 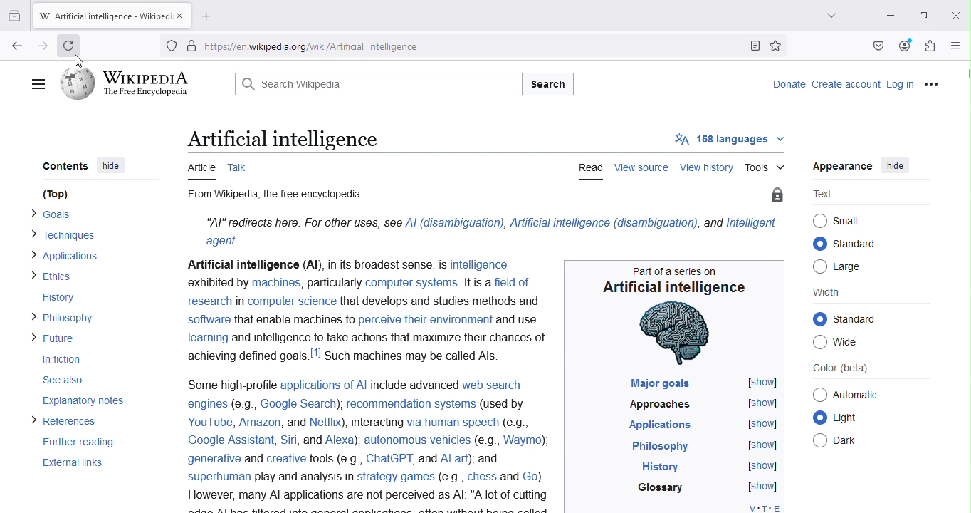 What do you see at coordinates (683, 333) in the screenshot?
I see `human brain` at bounding box center [683, 333].